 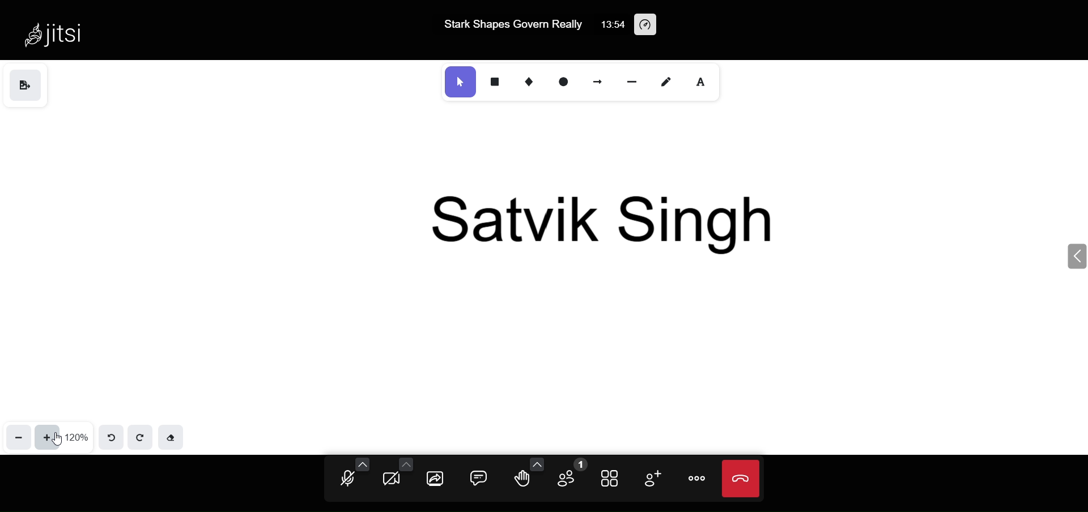 I want to click on cursor, so click(x=58, y=440).